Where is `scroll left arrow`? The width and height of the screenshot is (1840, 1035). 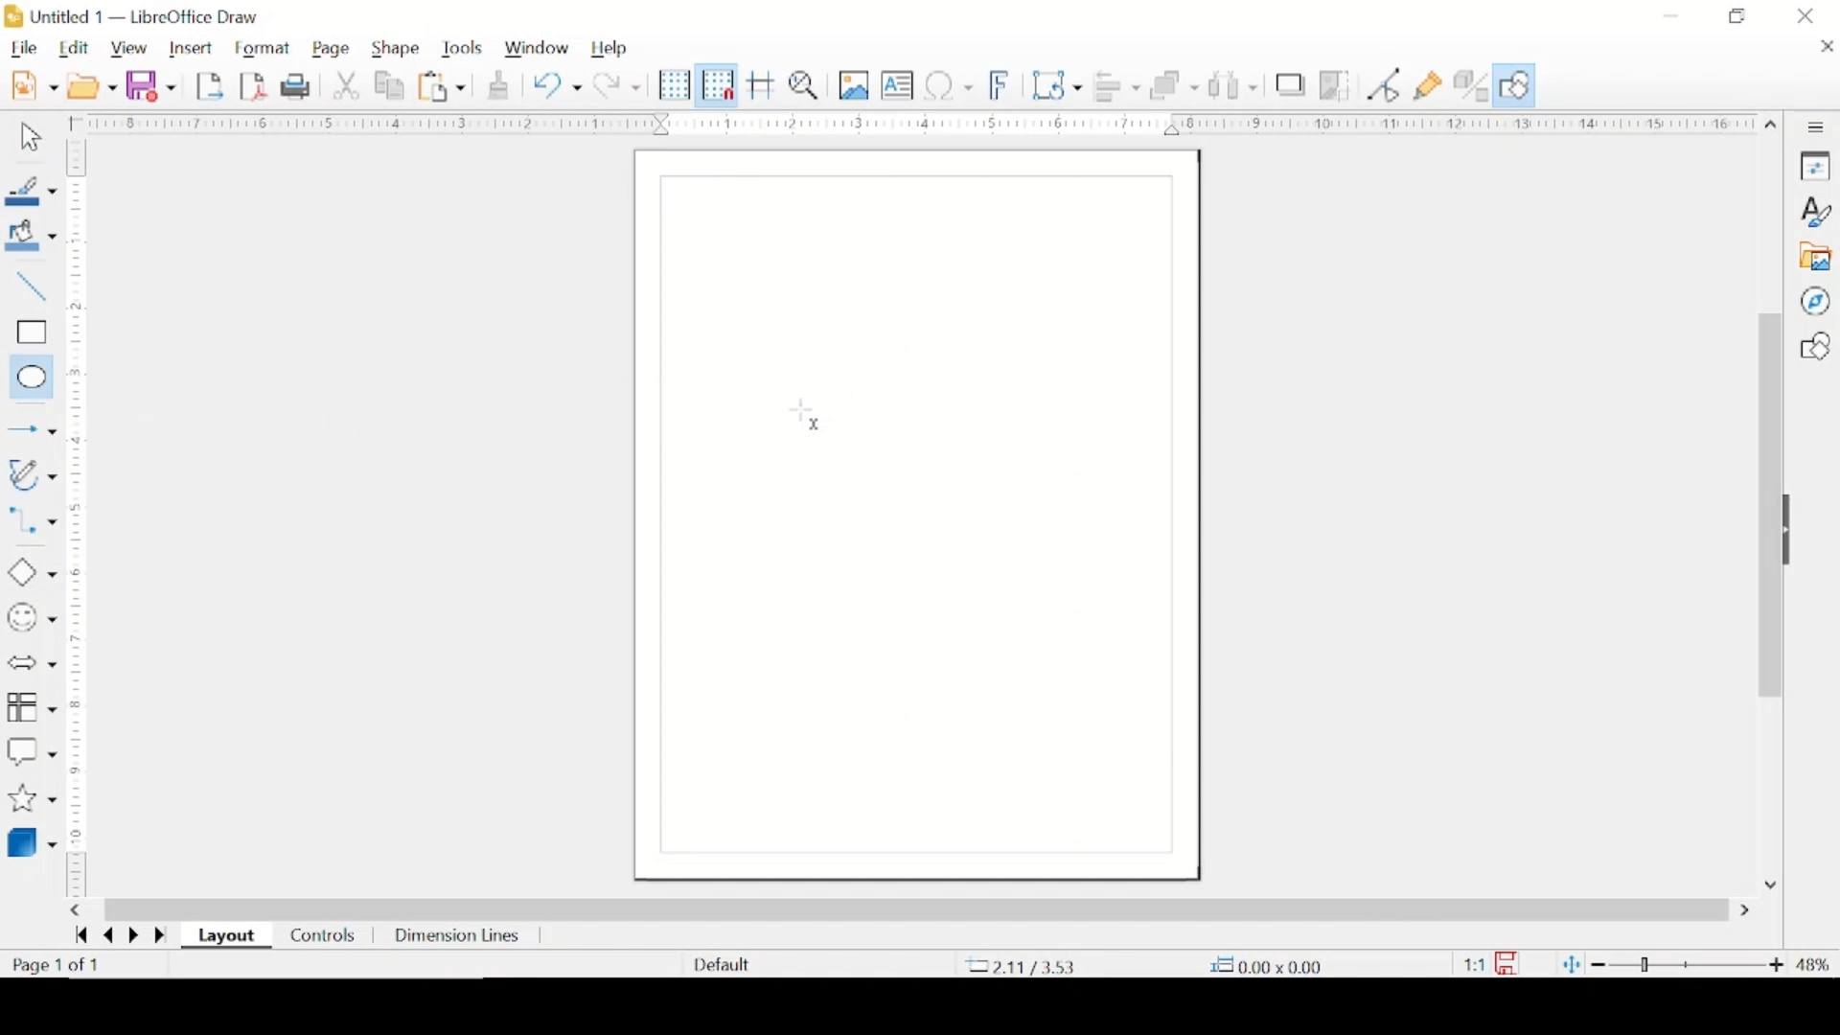 scroll left arrow is located at coordinates (80, 911).